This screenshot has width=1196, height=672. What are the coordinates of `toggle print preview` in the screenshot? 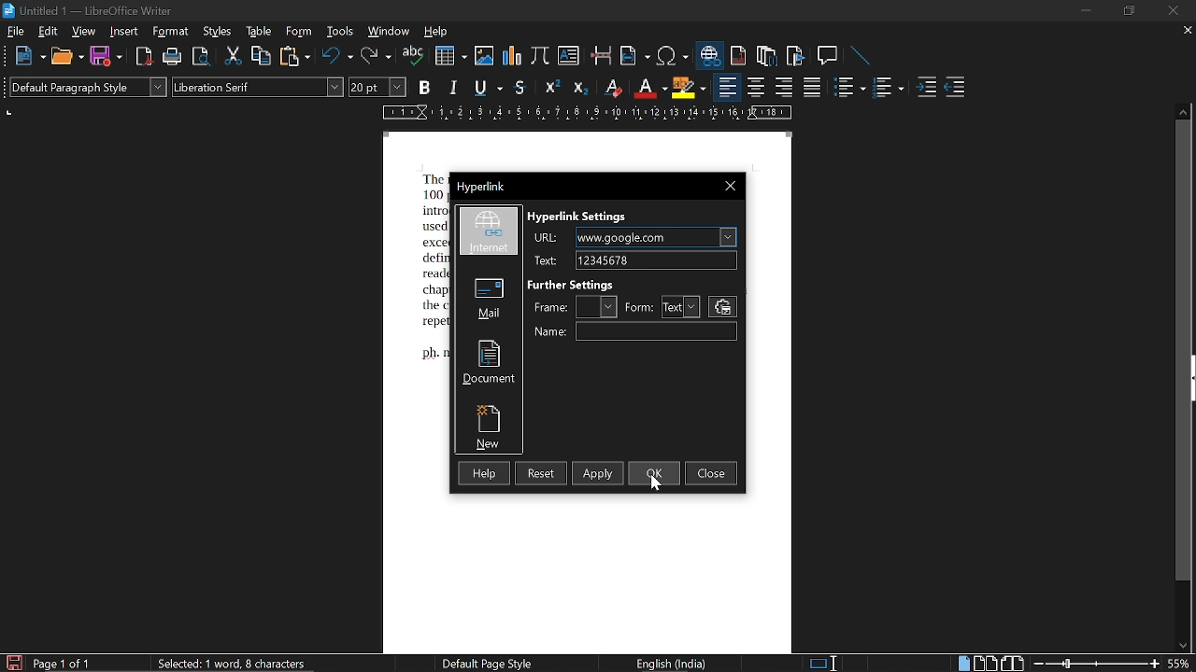 It's located at (200, 56).